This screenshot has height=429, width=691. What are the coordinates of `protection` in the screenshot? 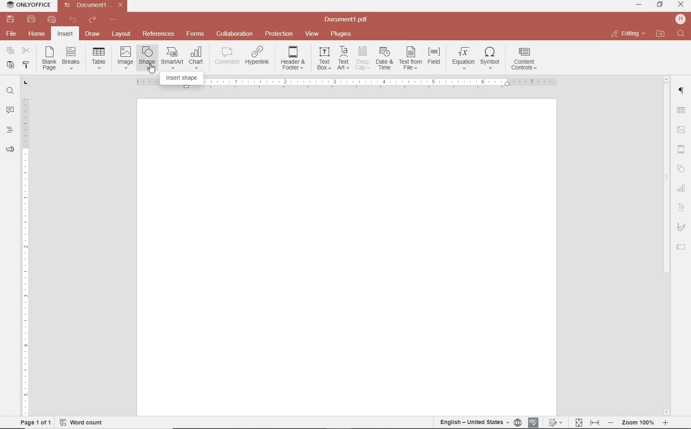 It's located at (279, 34).